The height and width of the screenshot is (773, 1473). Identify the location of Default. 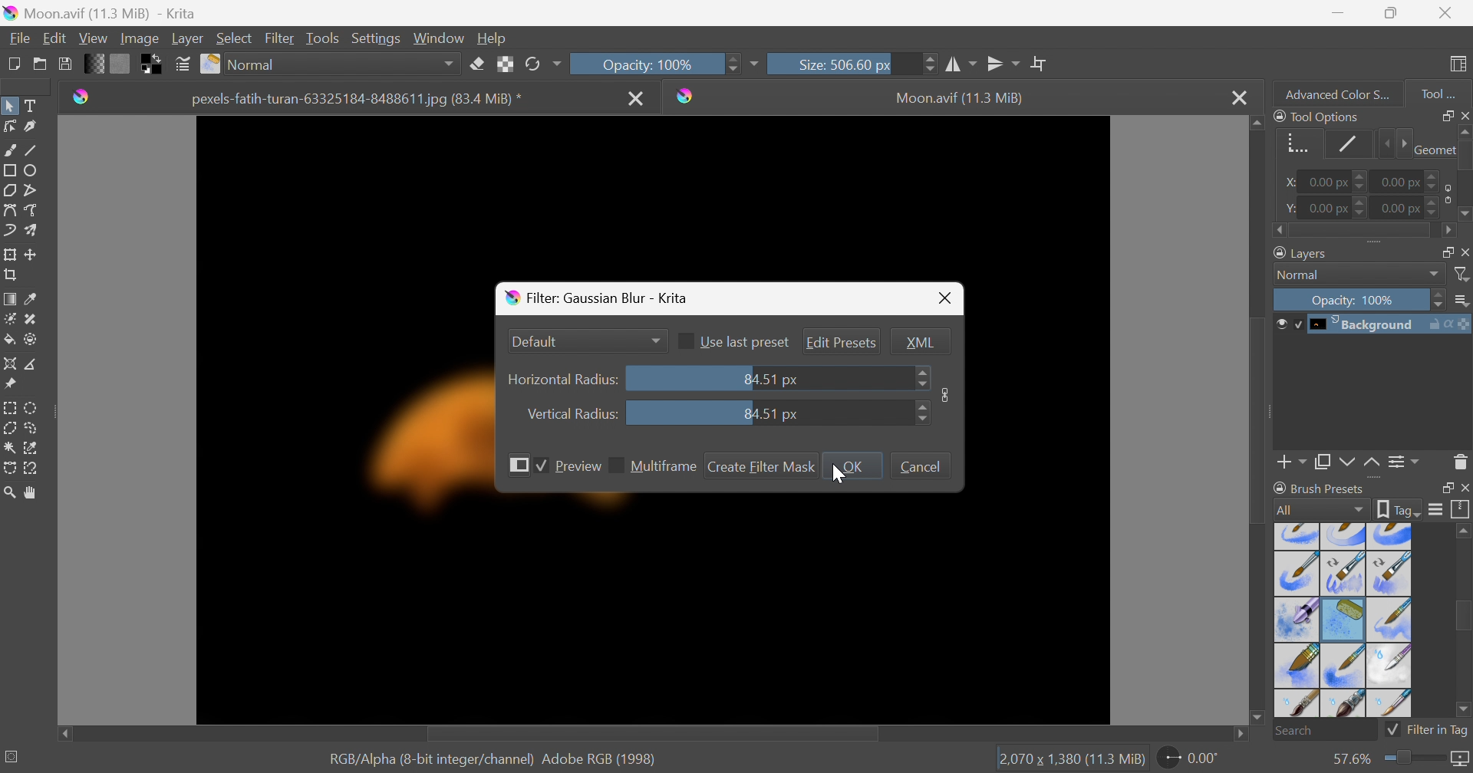
(537, 342).